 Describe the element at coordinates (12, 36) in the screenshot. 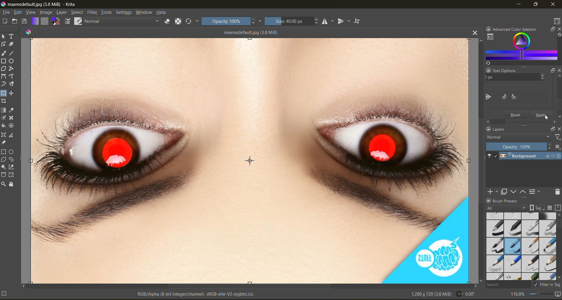

I see `tool` at that location.